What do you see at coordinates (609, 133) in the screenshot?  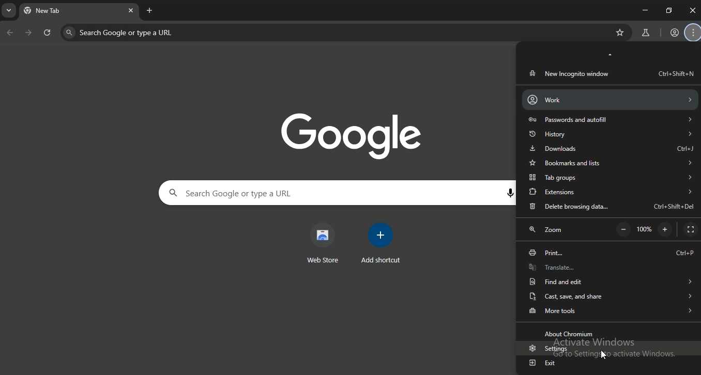 I see `history` at bounding box center [609, 133].